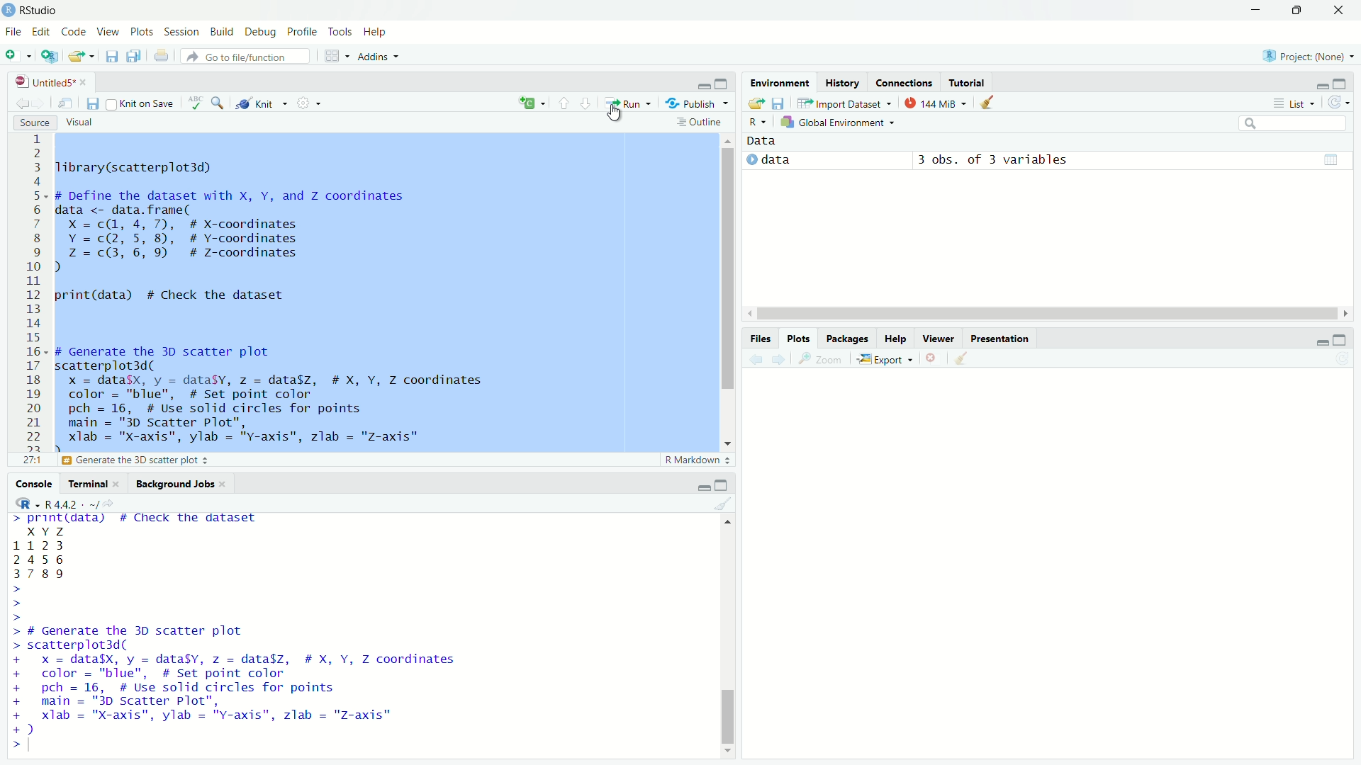 The image size is (1361, 765). I want to click on minimize, so click(1254, 10).